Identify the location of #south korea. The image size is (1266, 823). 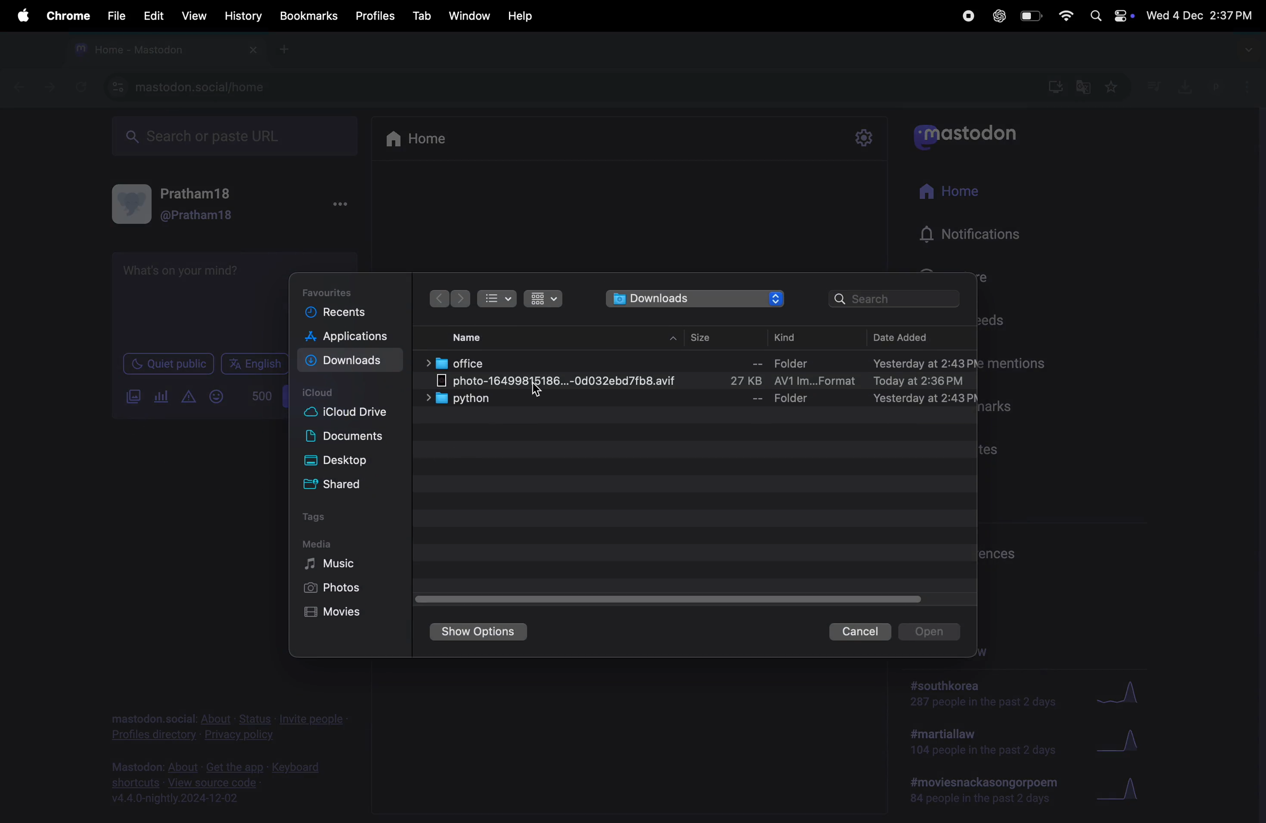
(985, 693).